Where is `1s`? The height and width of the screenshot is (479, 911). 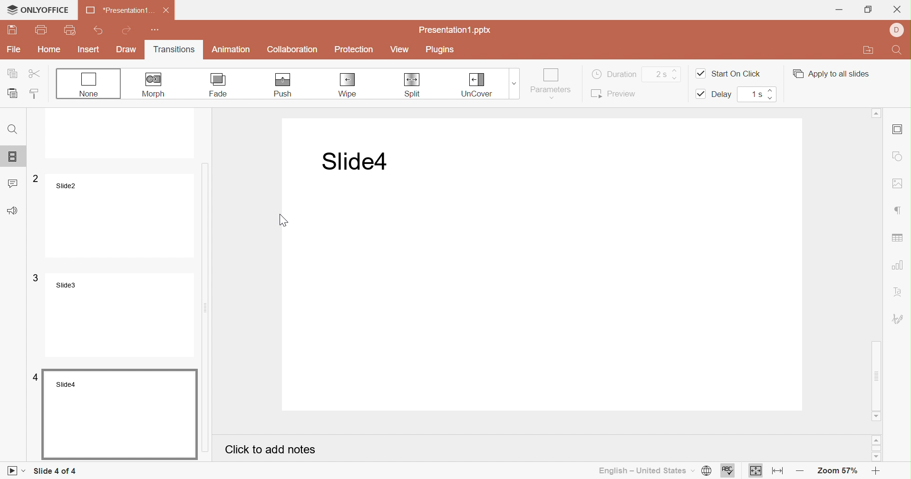
1s is located at coordinates (756, 94).